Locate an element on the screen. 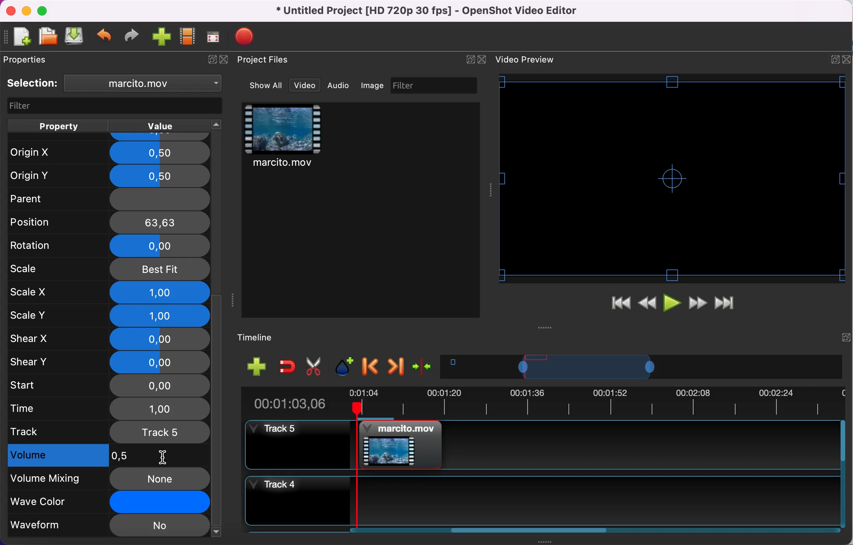 The image size is (853, 545). redo is located at coordinates (132, 36).